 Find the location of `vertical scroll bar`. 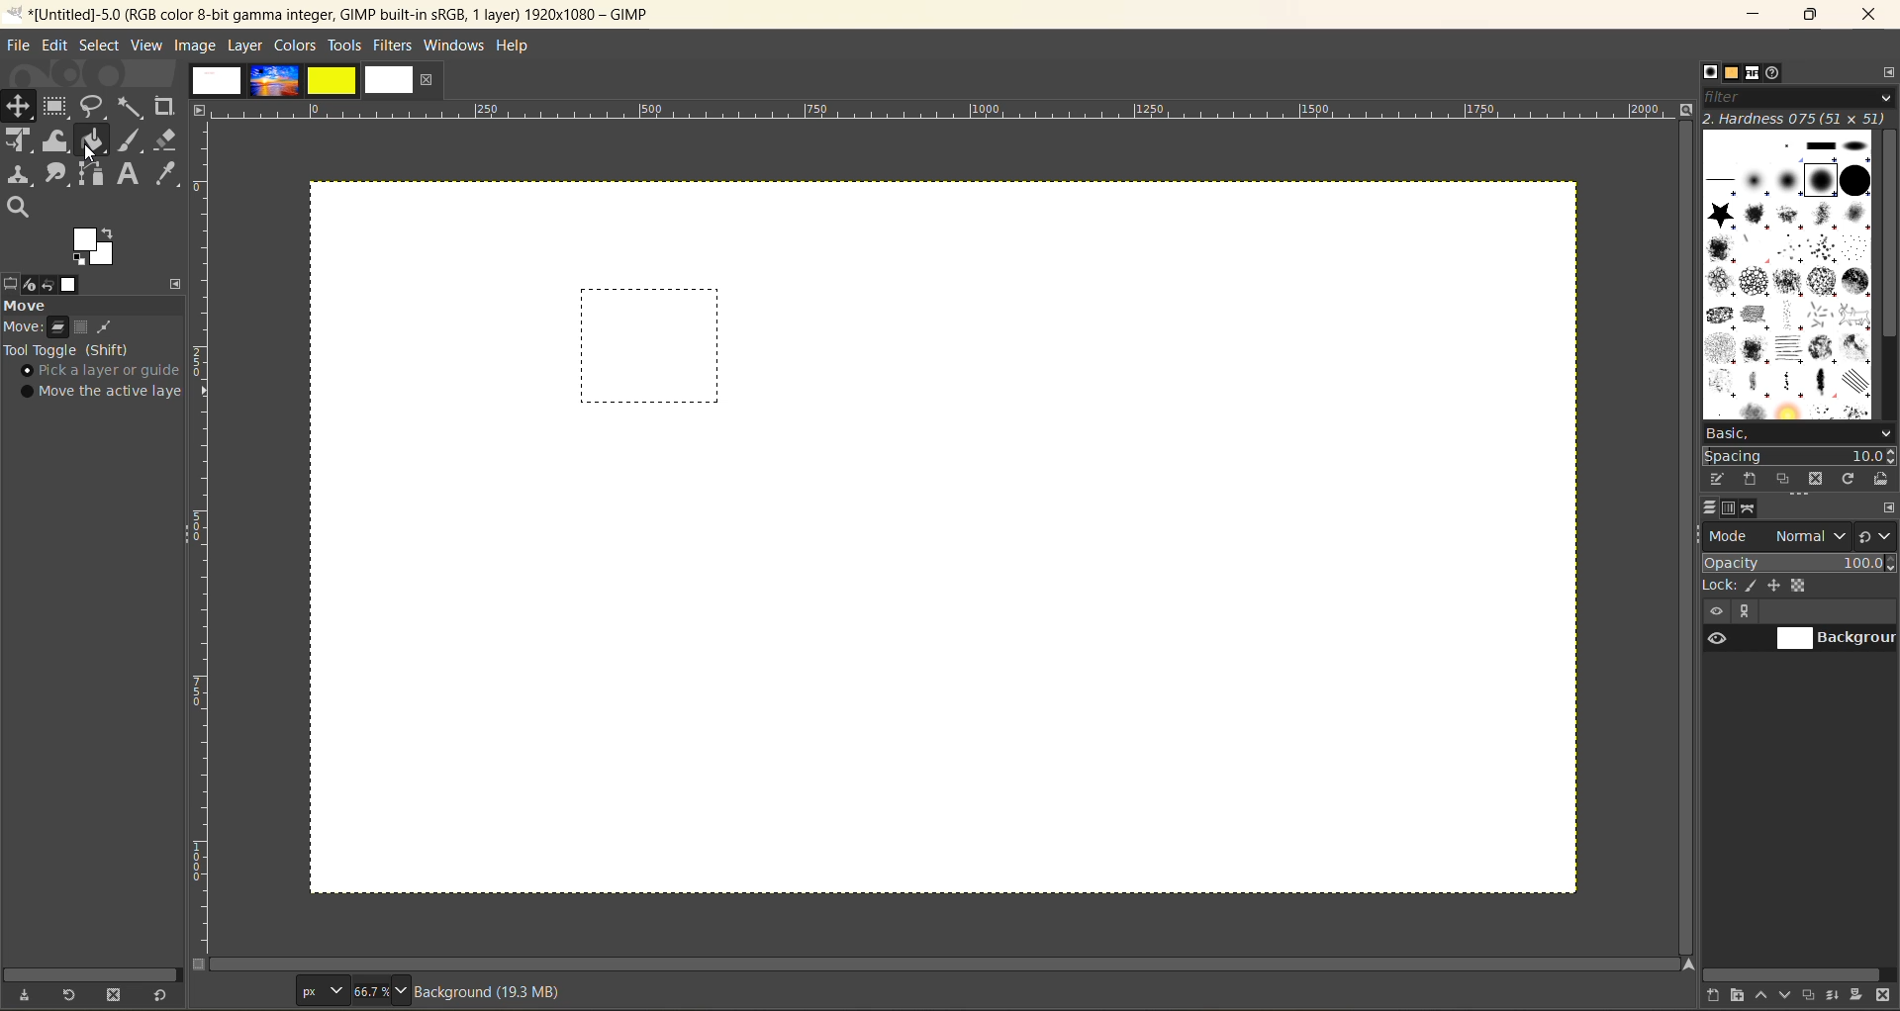

vertical scroll bar is located at coordinates (1679, 505).